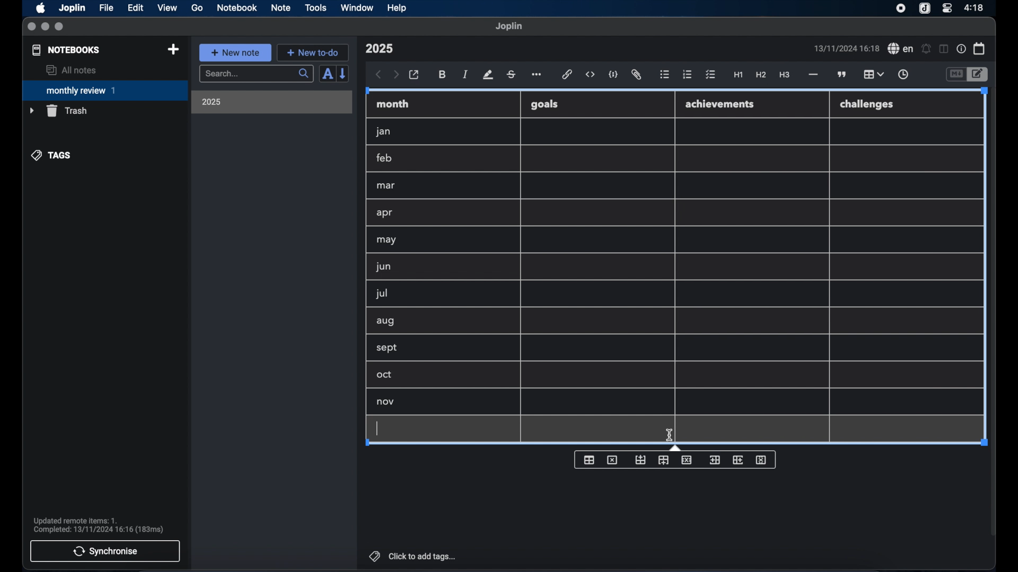  Describe the element at coordinates (664, 75) in the screenshot. I see `bulleted list` at that location.